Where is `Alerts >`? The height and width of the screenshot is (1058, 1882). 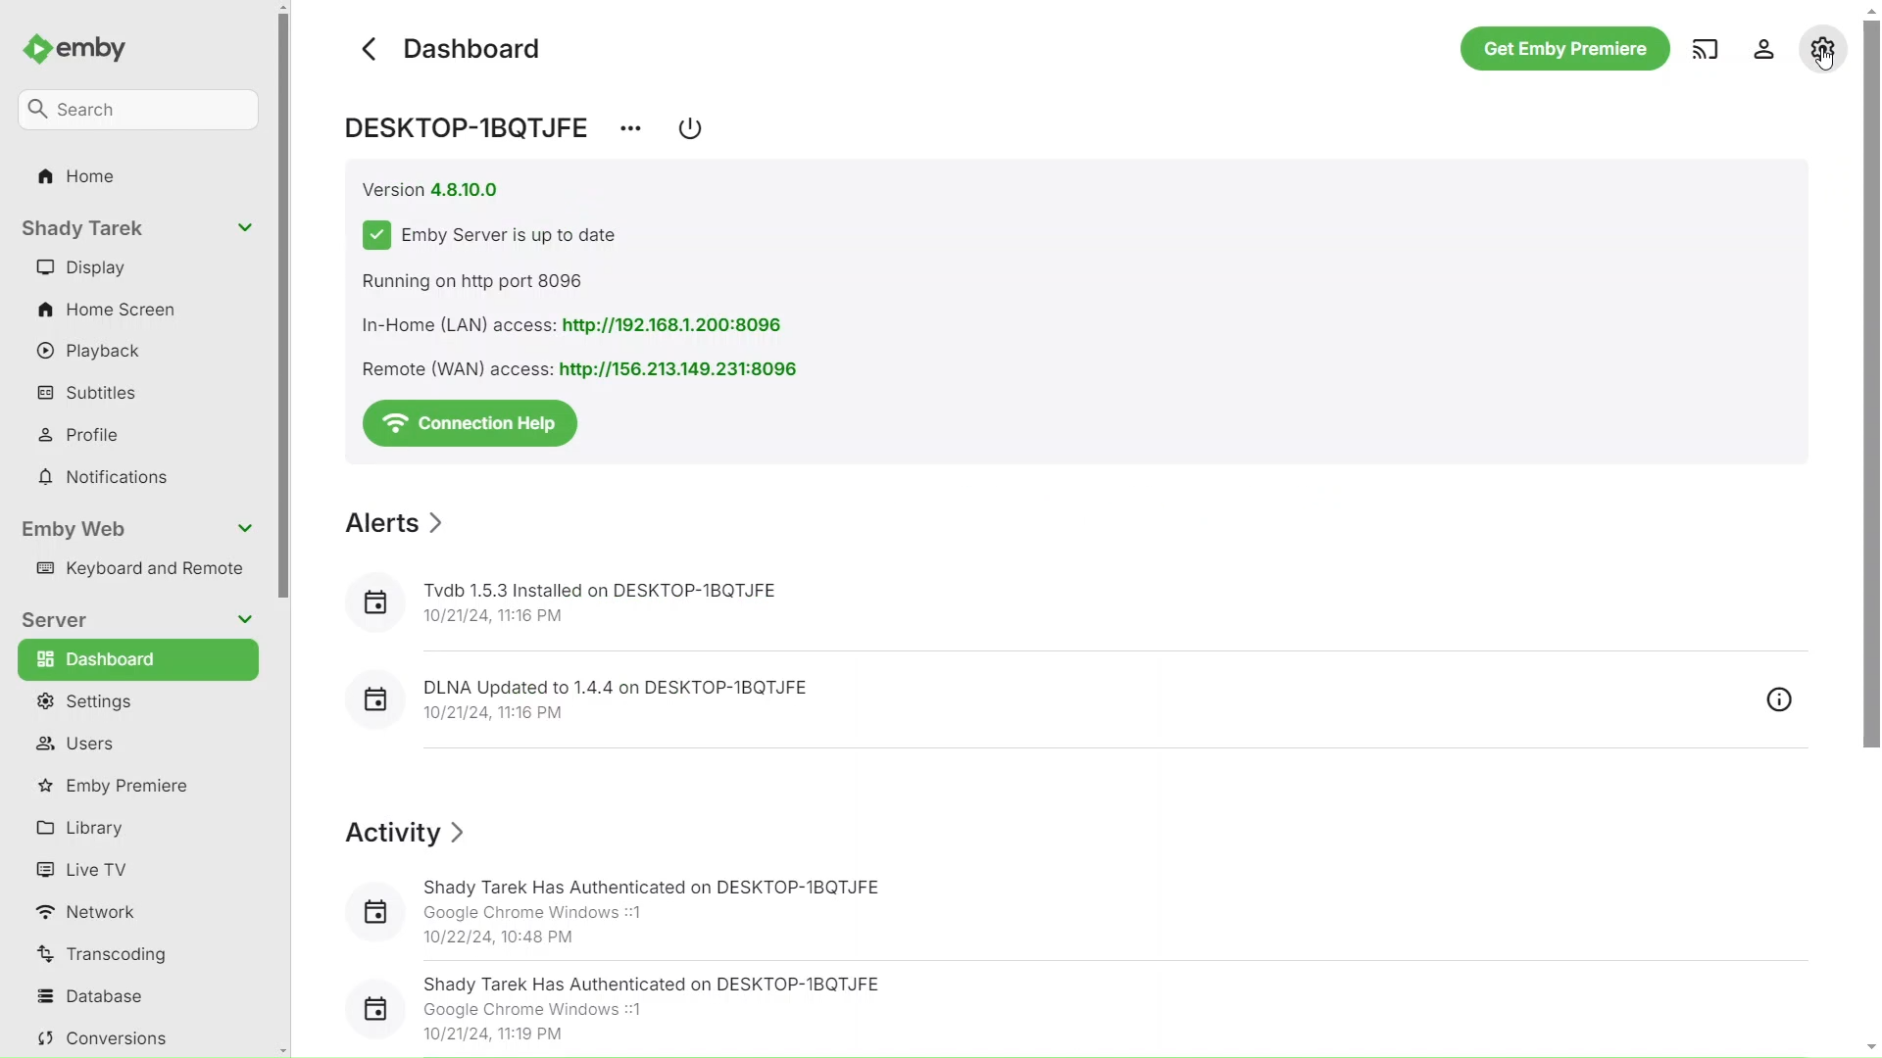 Alerts > is located at coordinates (395, 516).